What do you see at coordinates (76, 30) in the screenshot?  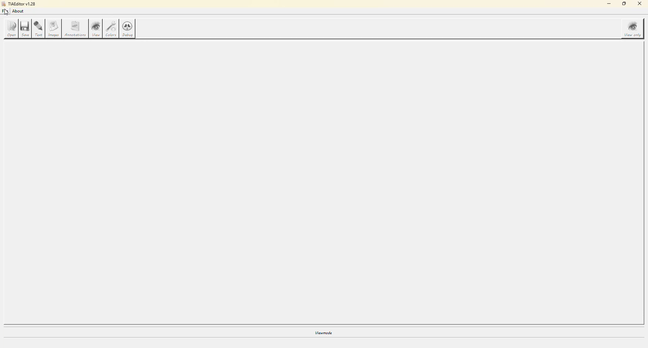 I see `annotations` at bounding box center [76, 30].